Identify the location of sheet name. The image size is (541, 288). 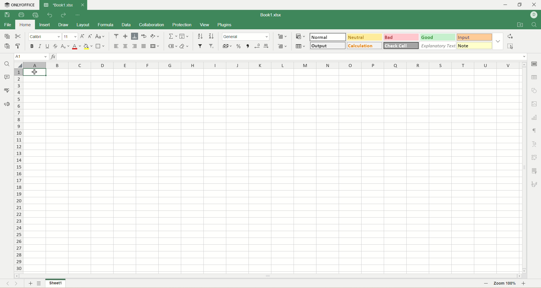
(55, 283).